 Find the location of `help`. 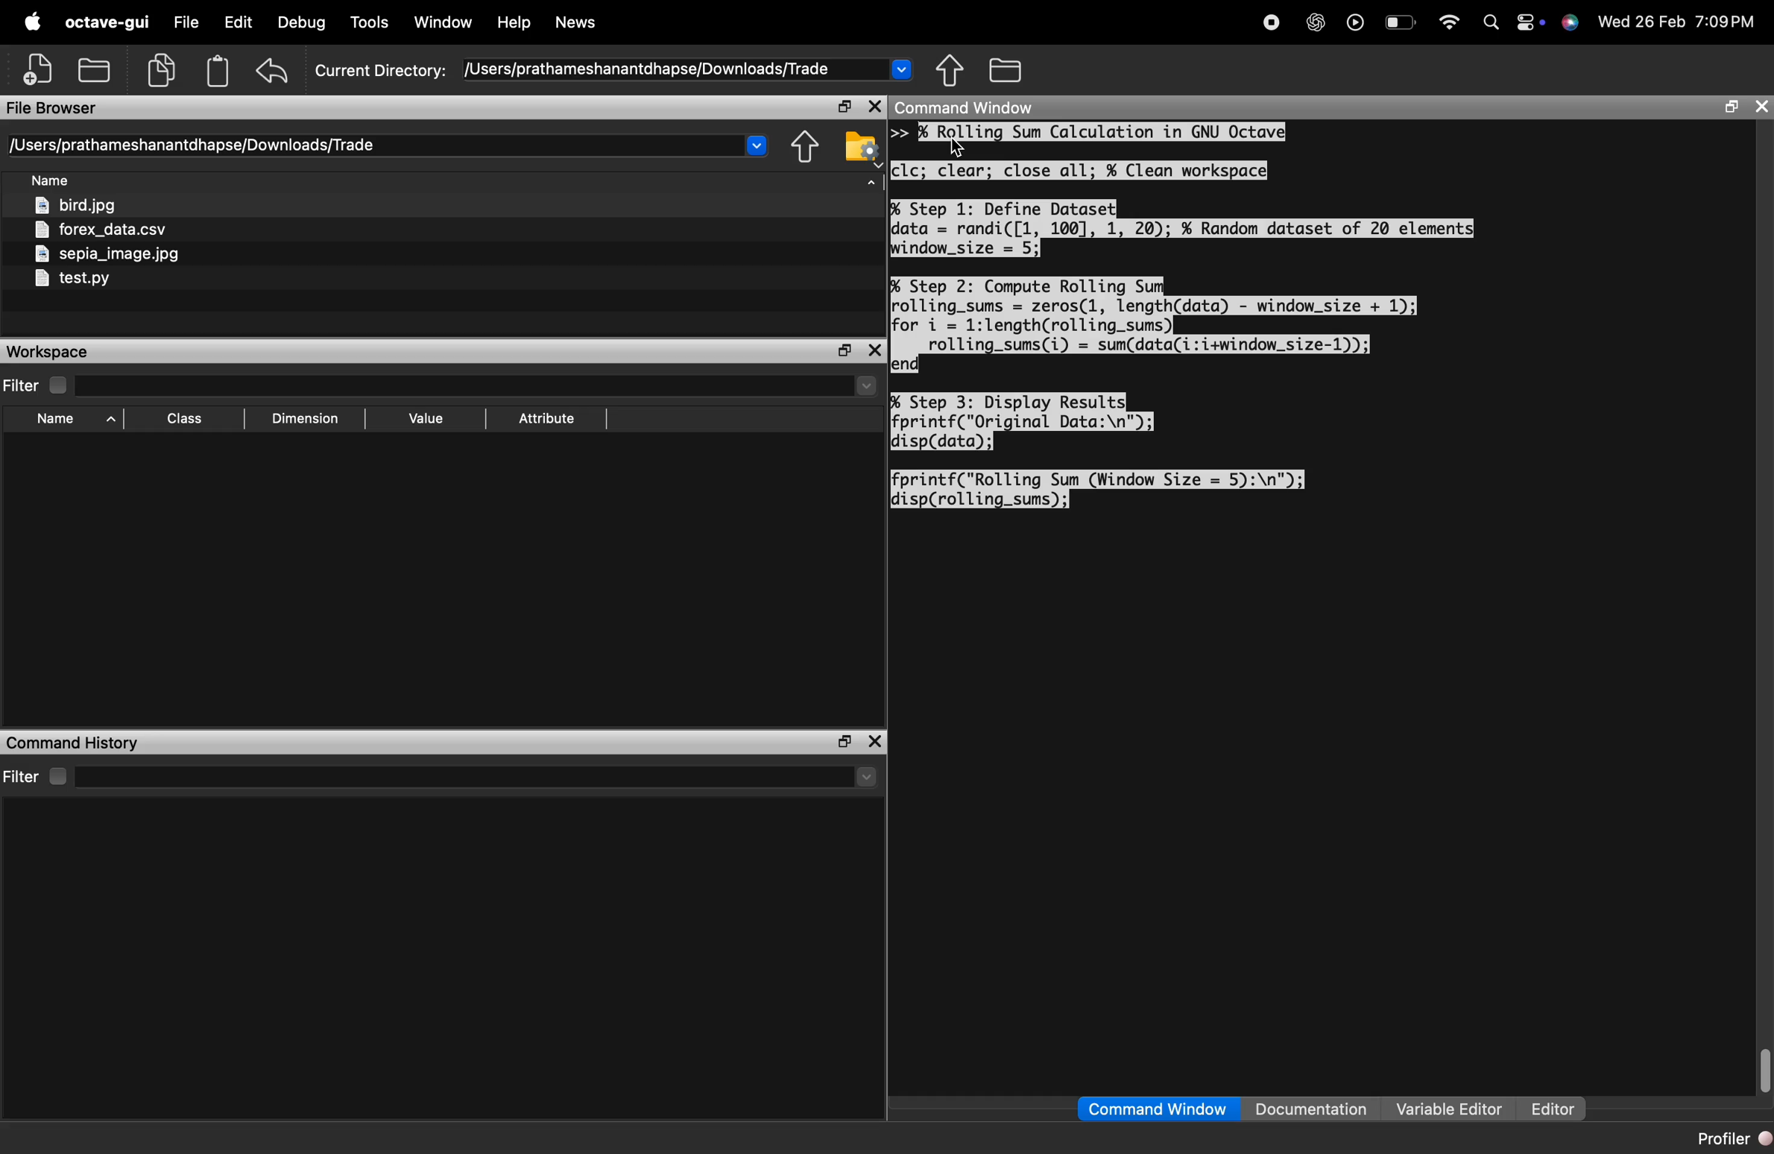

help is located at coordinates (515, 24).